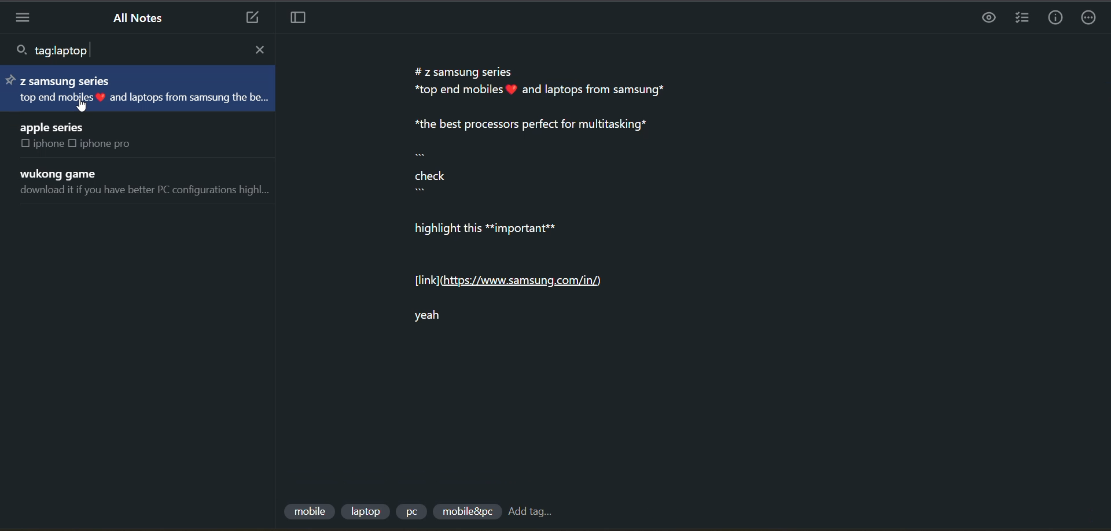  What do you see at coordinates (535, 512) in the screenshot?
I see `add tag` at bounding box center [535, 512].